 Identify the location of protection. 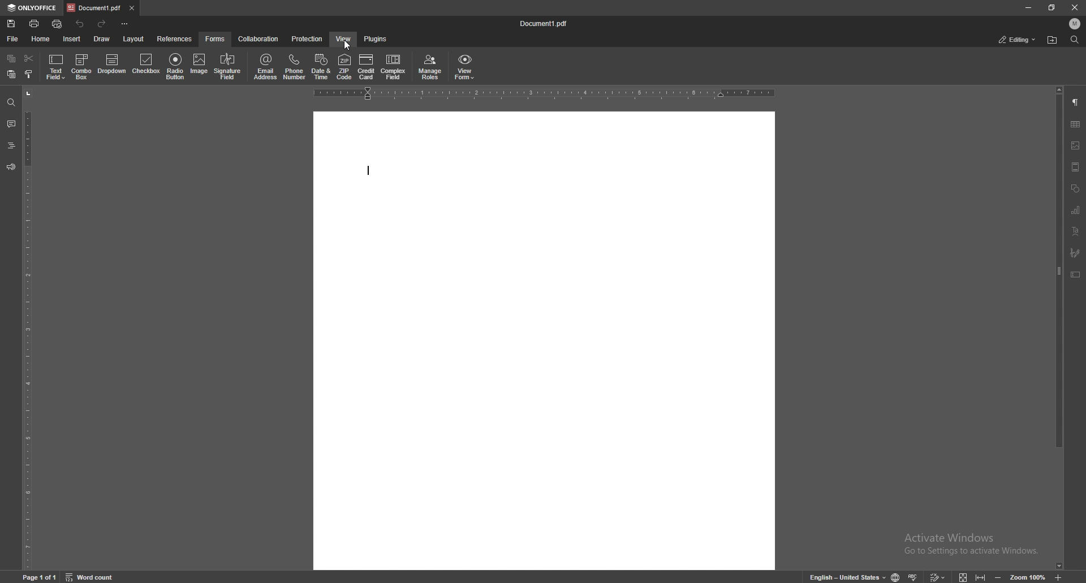
(307, 38).